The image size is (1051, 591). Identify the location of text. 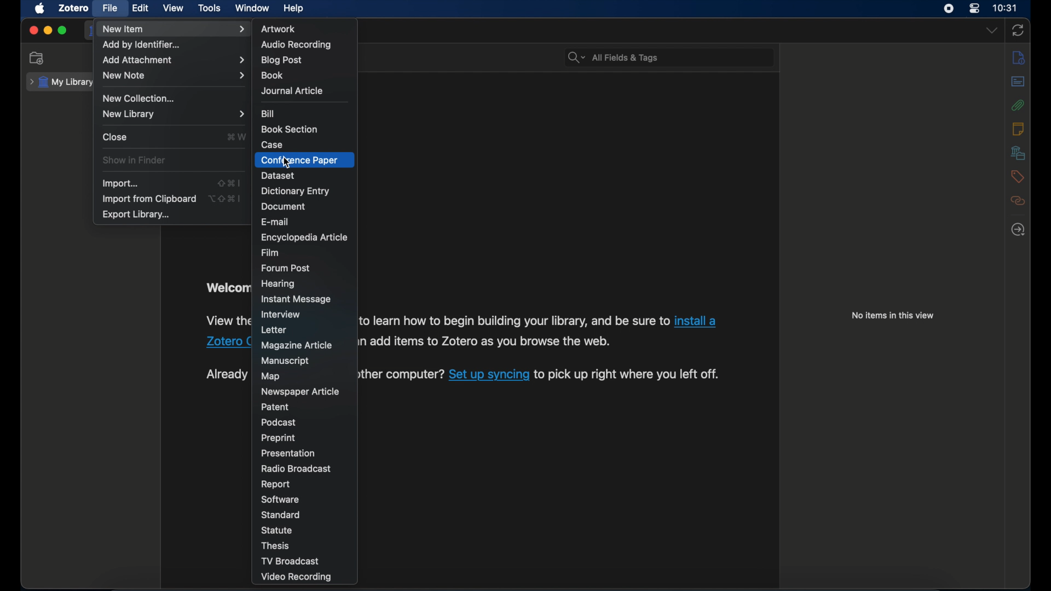
(488, 343).